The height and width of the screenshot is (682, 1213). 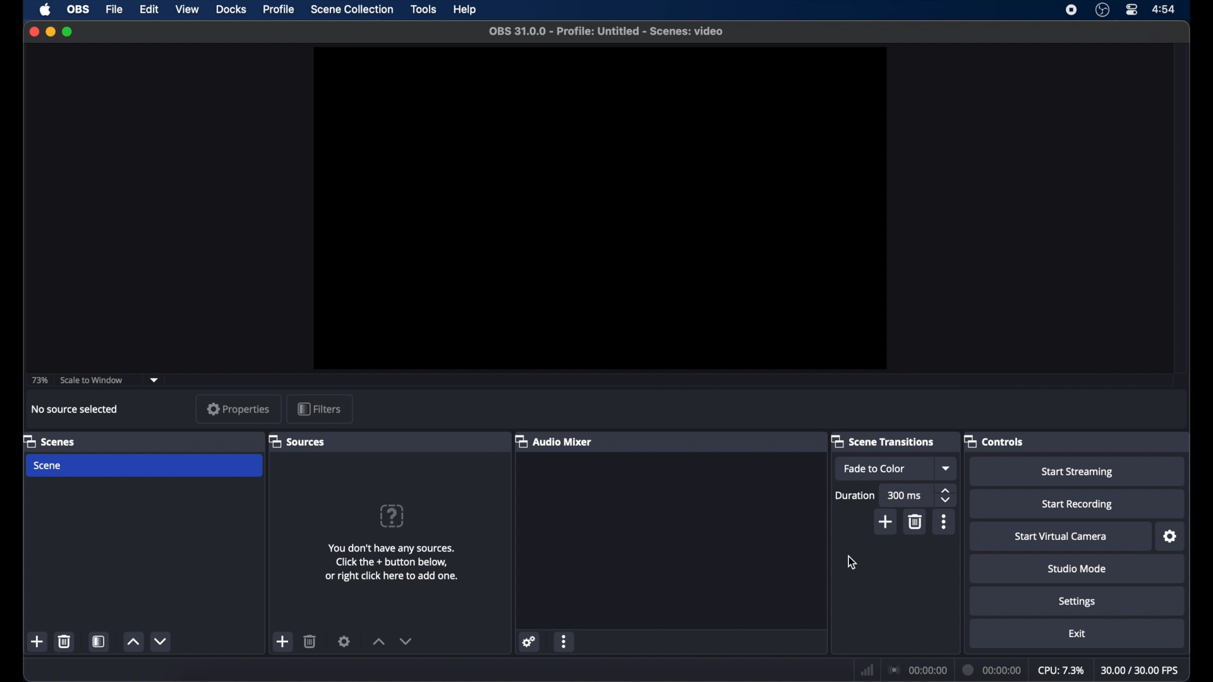 What do you see at coordinates (394, 516) in the screenshot?
I see `question mark icon` at bounding box center [394, 516].